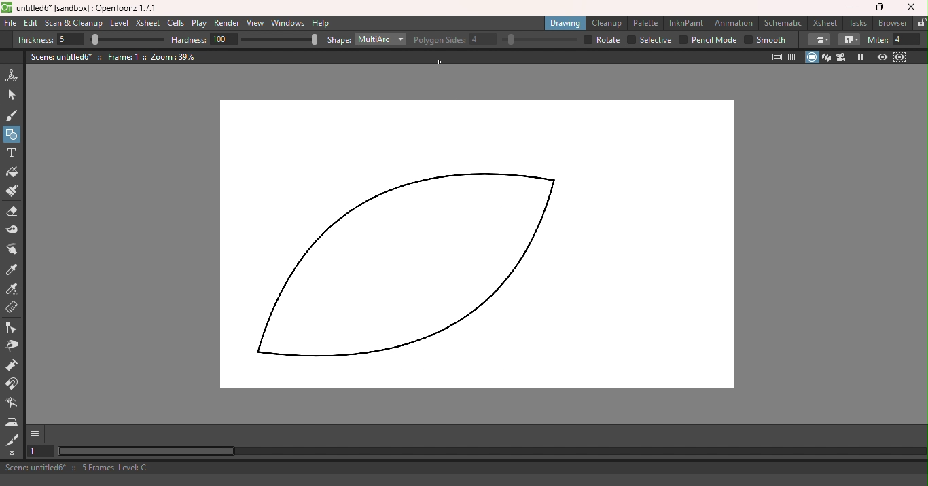 The image size is (928, 486). What do you see at coordinates (113, 56) in the screenshot?
I see `Scene: untitled6* :: Frame: 1 :: Zoom: 39%` at bounding box center [113, 56].